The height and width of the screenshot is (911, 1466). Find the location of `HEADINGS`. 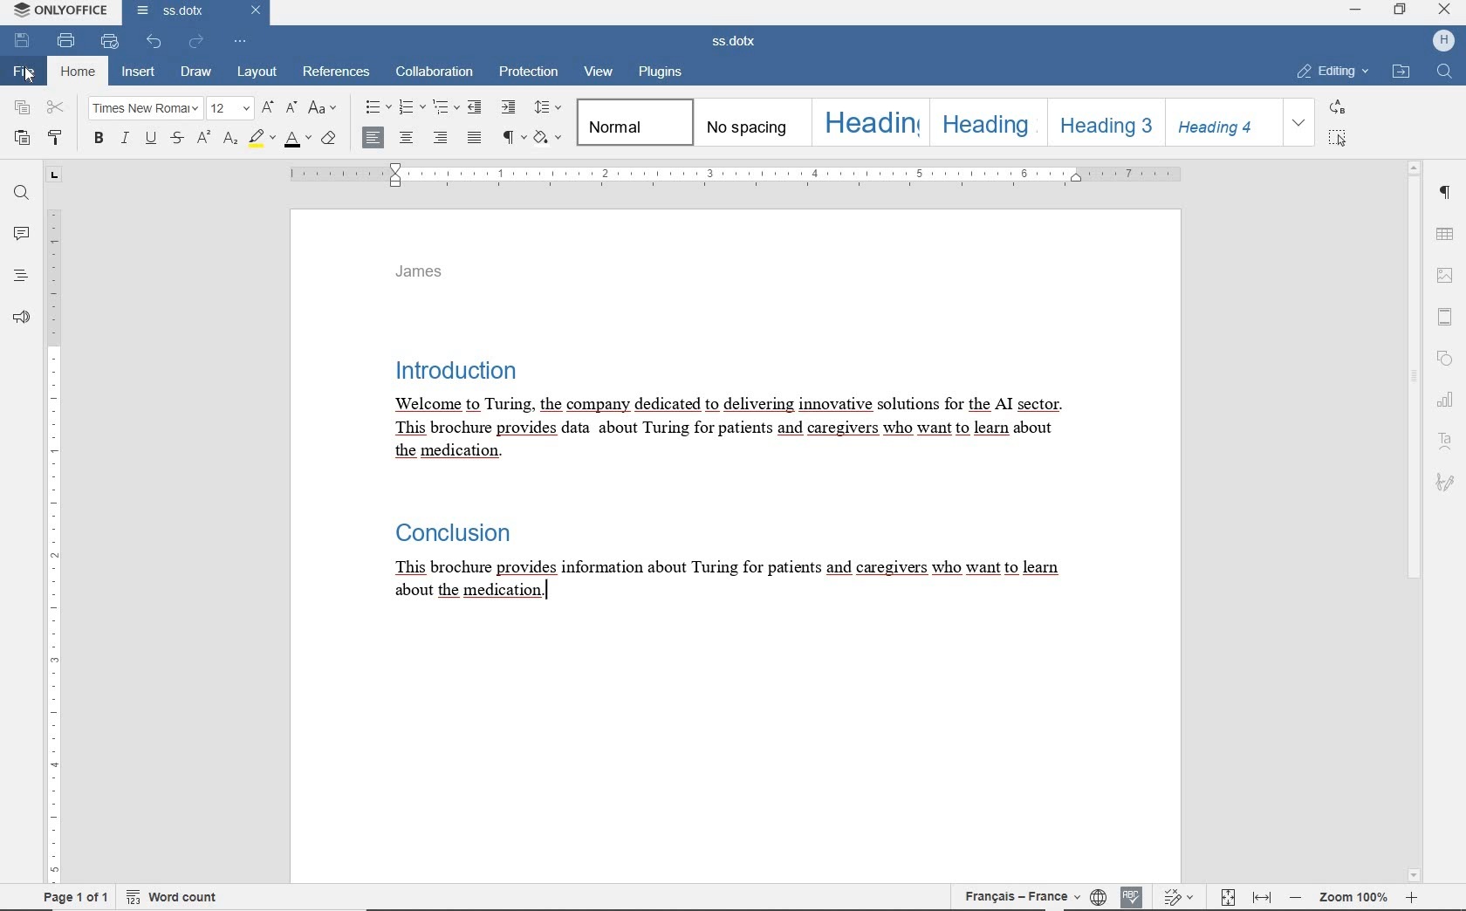

HEADINGS is located at coordinates (20, 277).